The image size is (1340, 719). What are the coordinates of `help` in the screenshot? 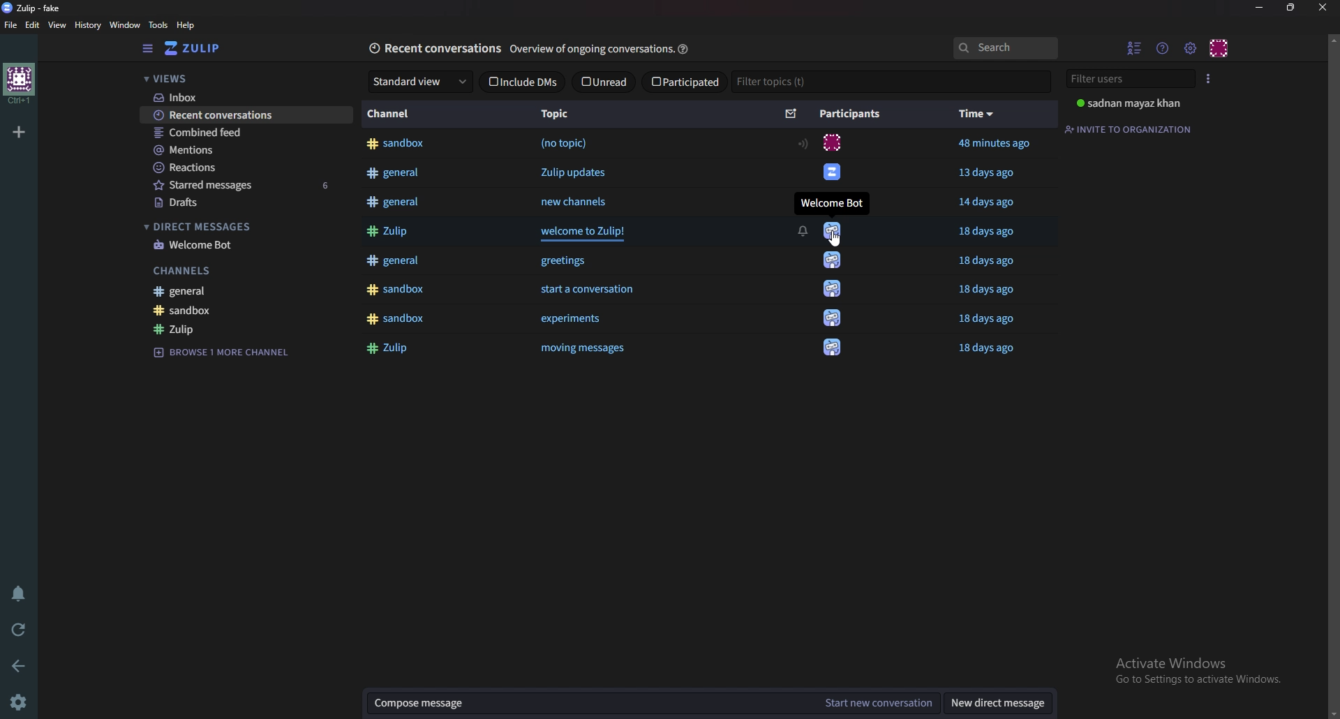 It's located at (188, 25).